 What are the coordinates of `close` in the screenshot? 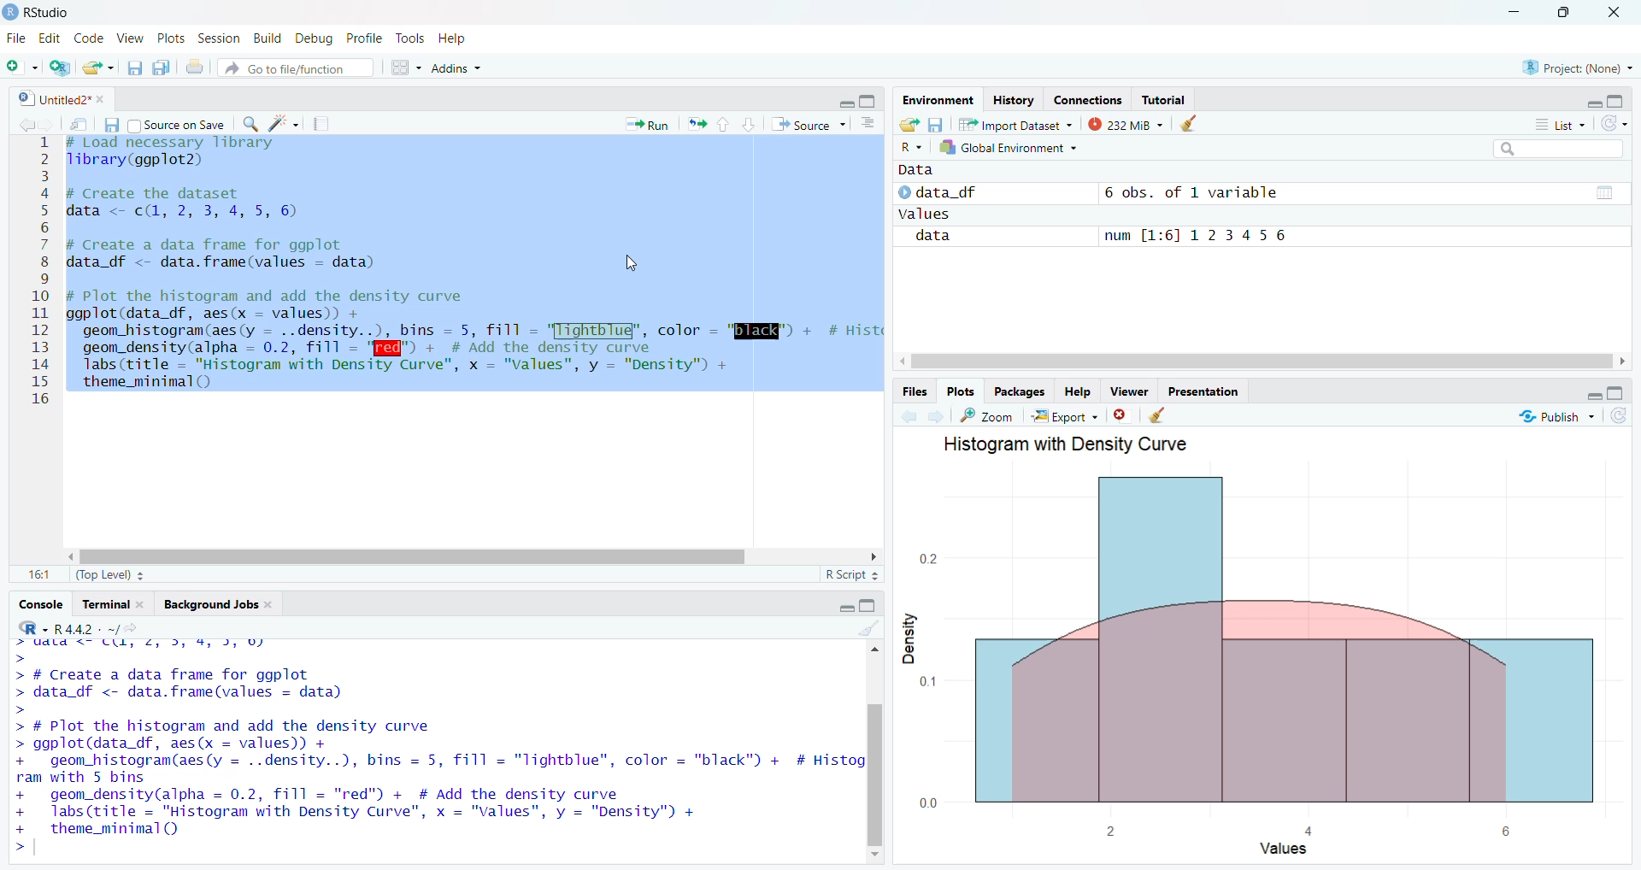 It's located at (270, 604).